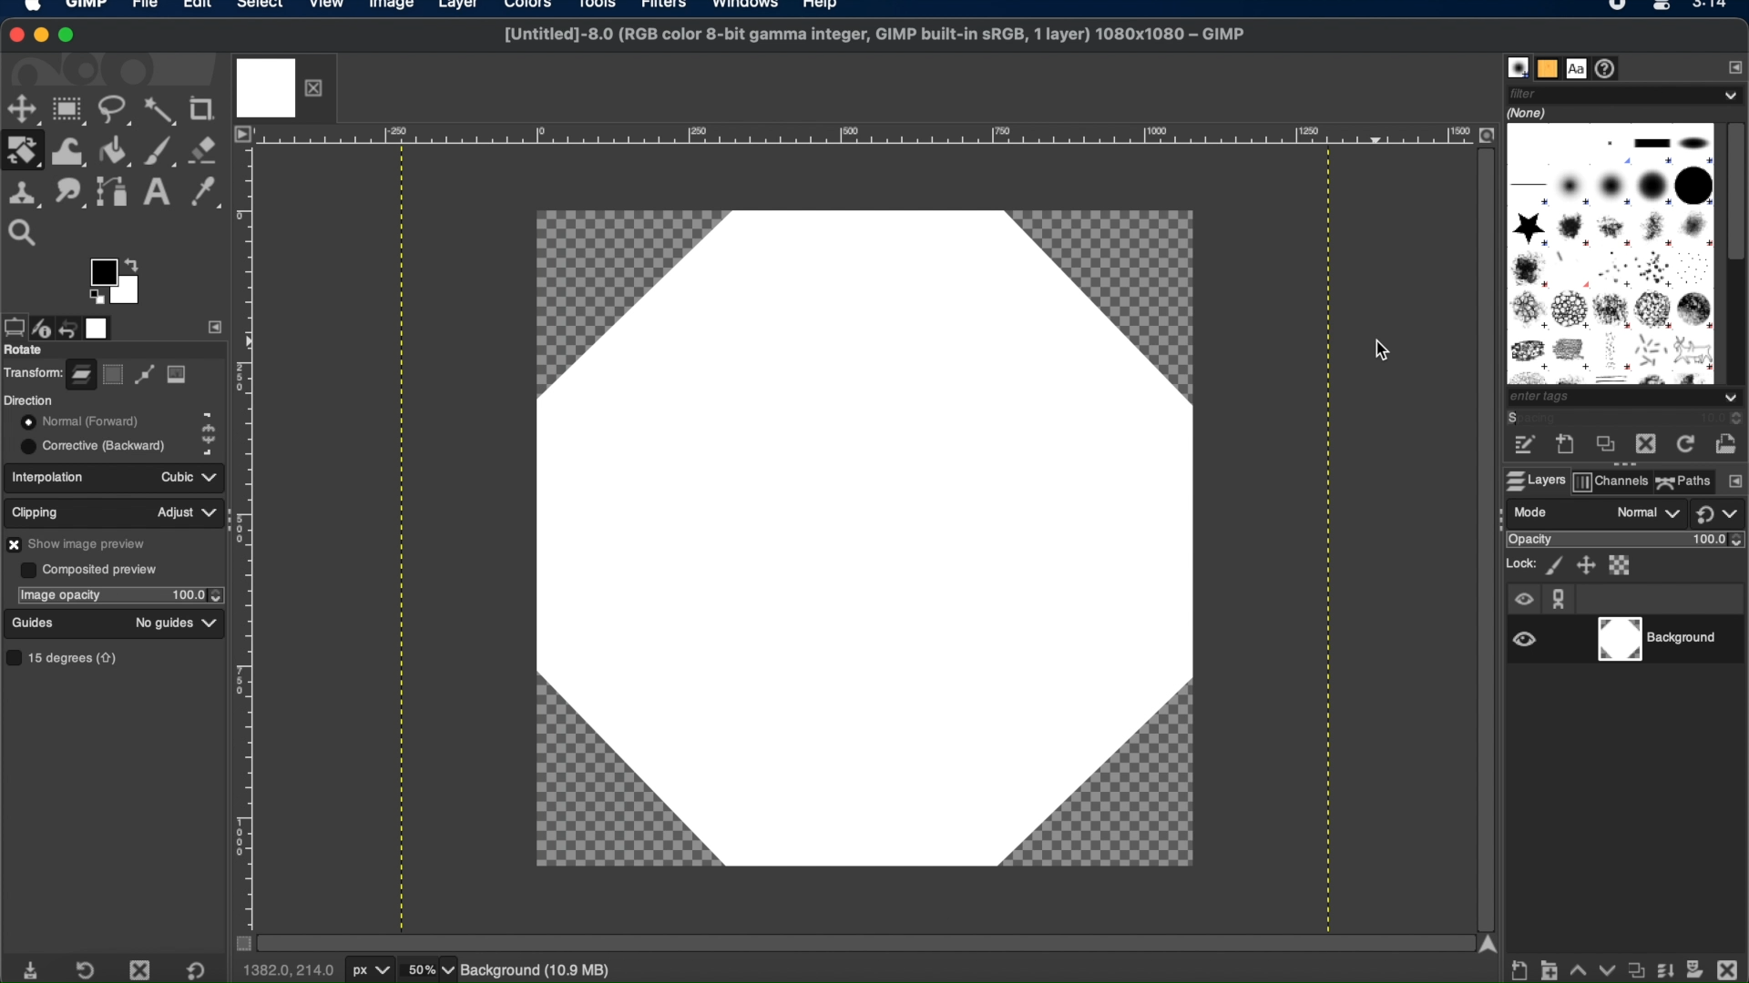 This screenshot has width=1749, height=983. I want to click on rotate, so click(26, 350).